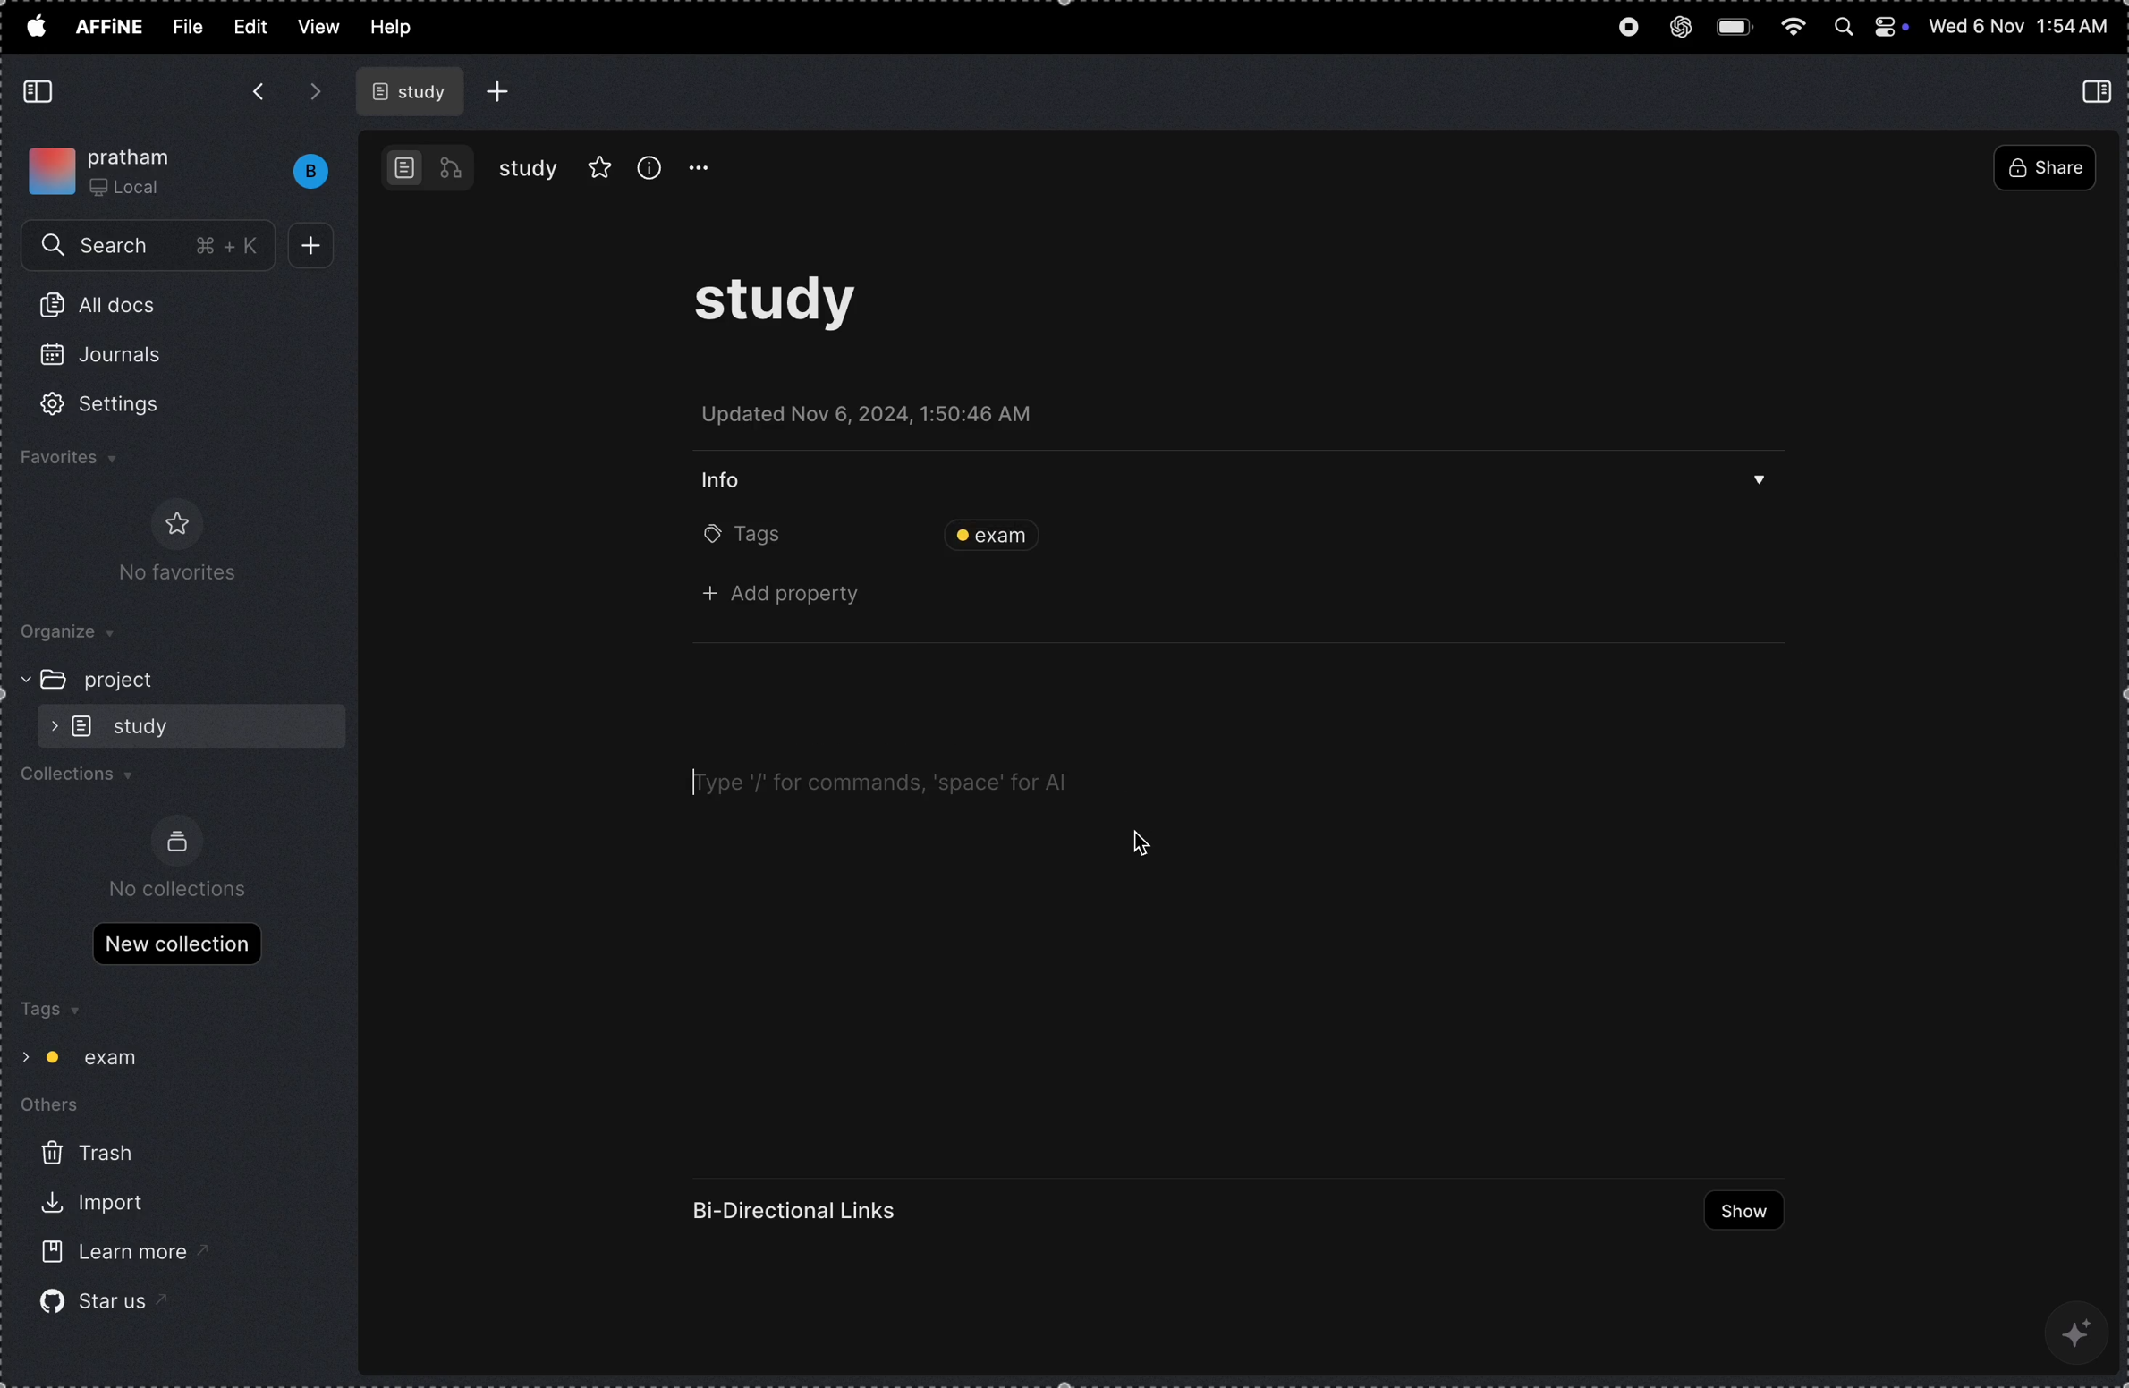  I want to click on updated, so click(883, 419).